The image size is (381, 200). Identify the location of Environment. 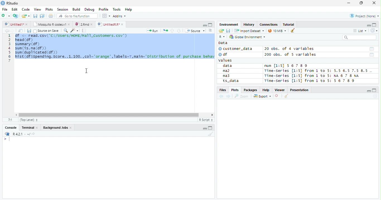
(229, 25).